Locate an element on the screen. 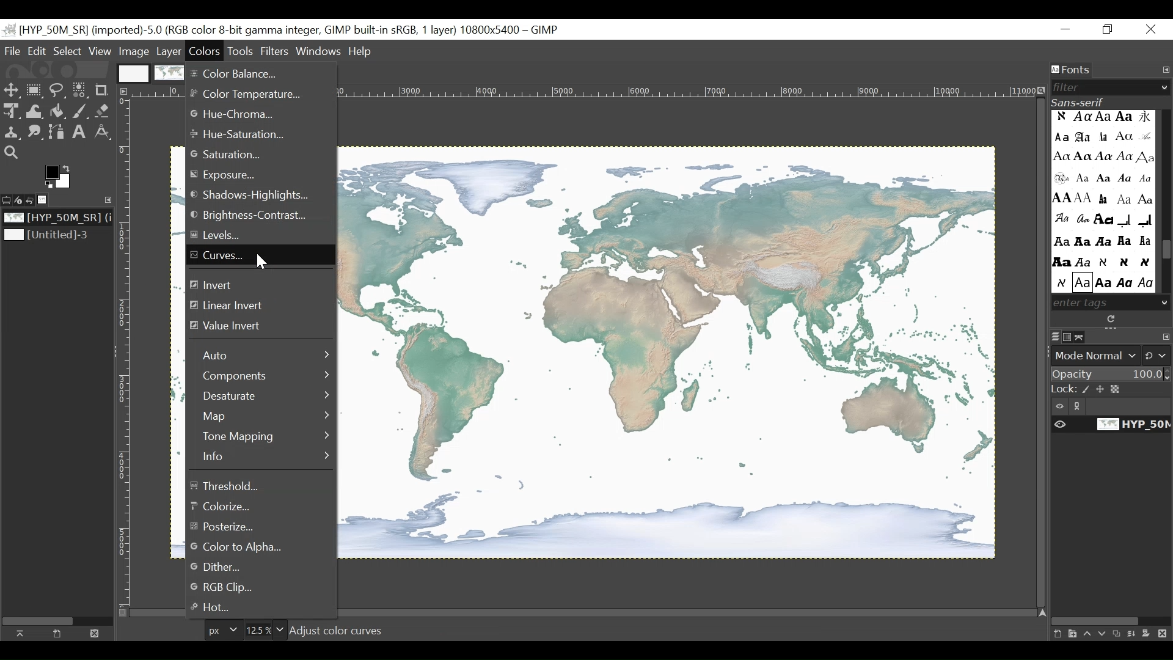 Image resolution: width=1173 pixels, height=660 pixels. Hue-Chroma is located at coordinates (252, 114).